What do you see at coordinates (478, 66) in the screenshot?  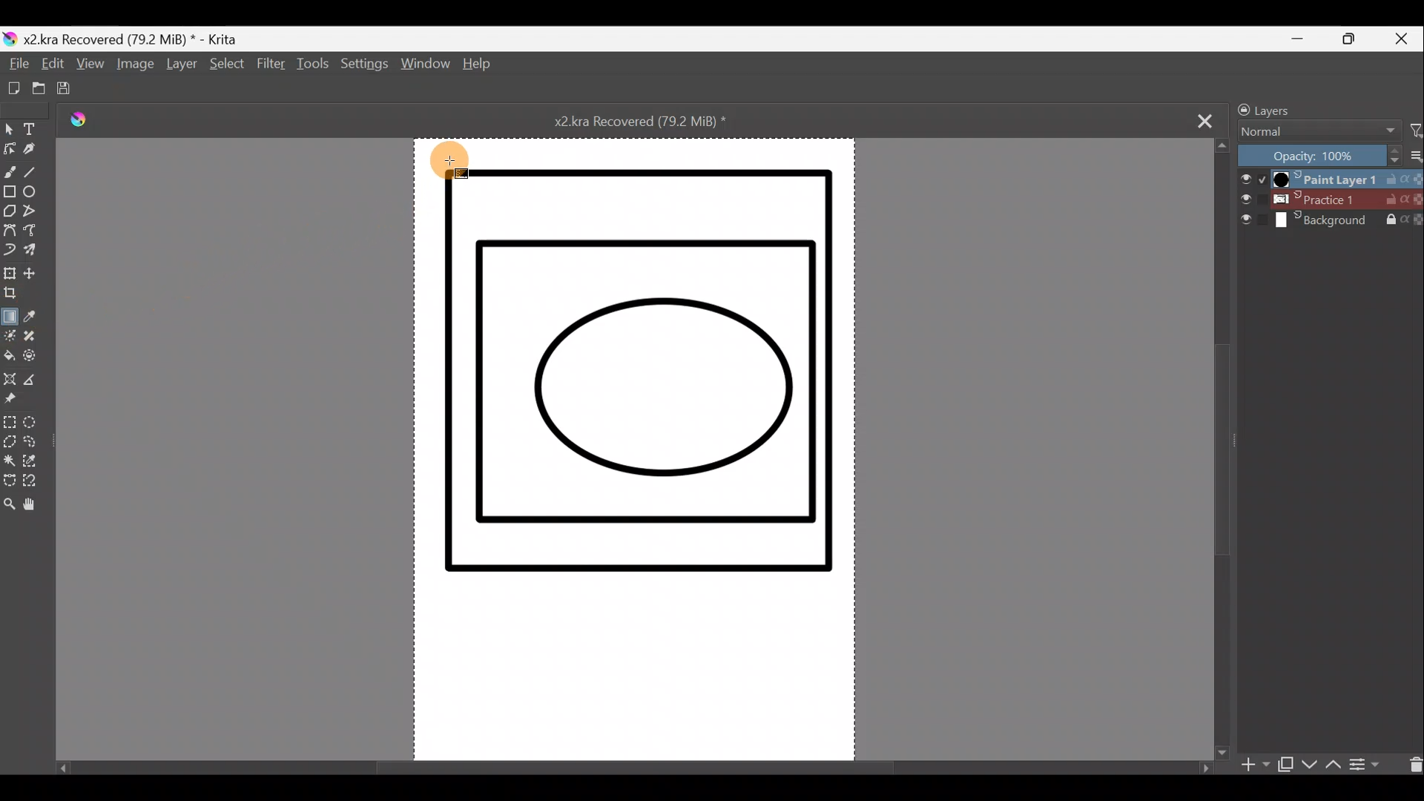 I see `Help` at bounding box center [478, 66].